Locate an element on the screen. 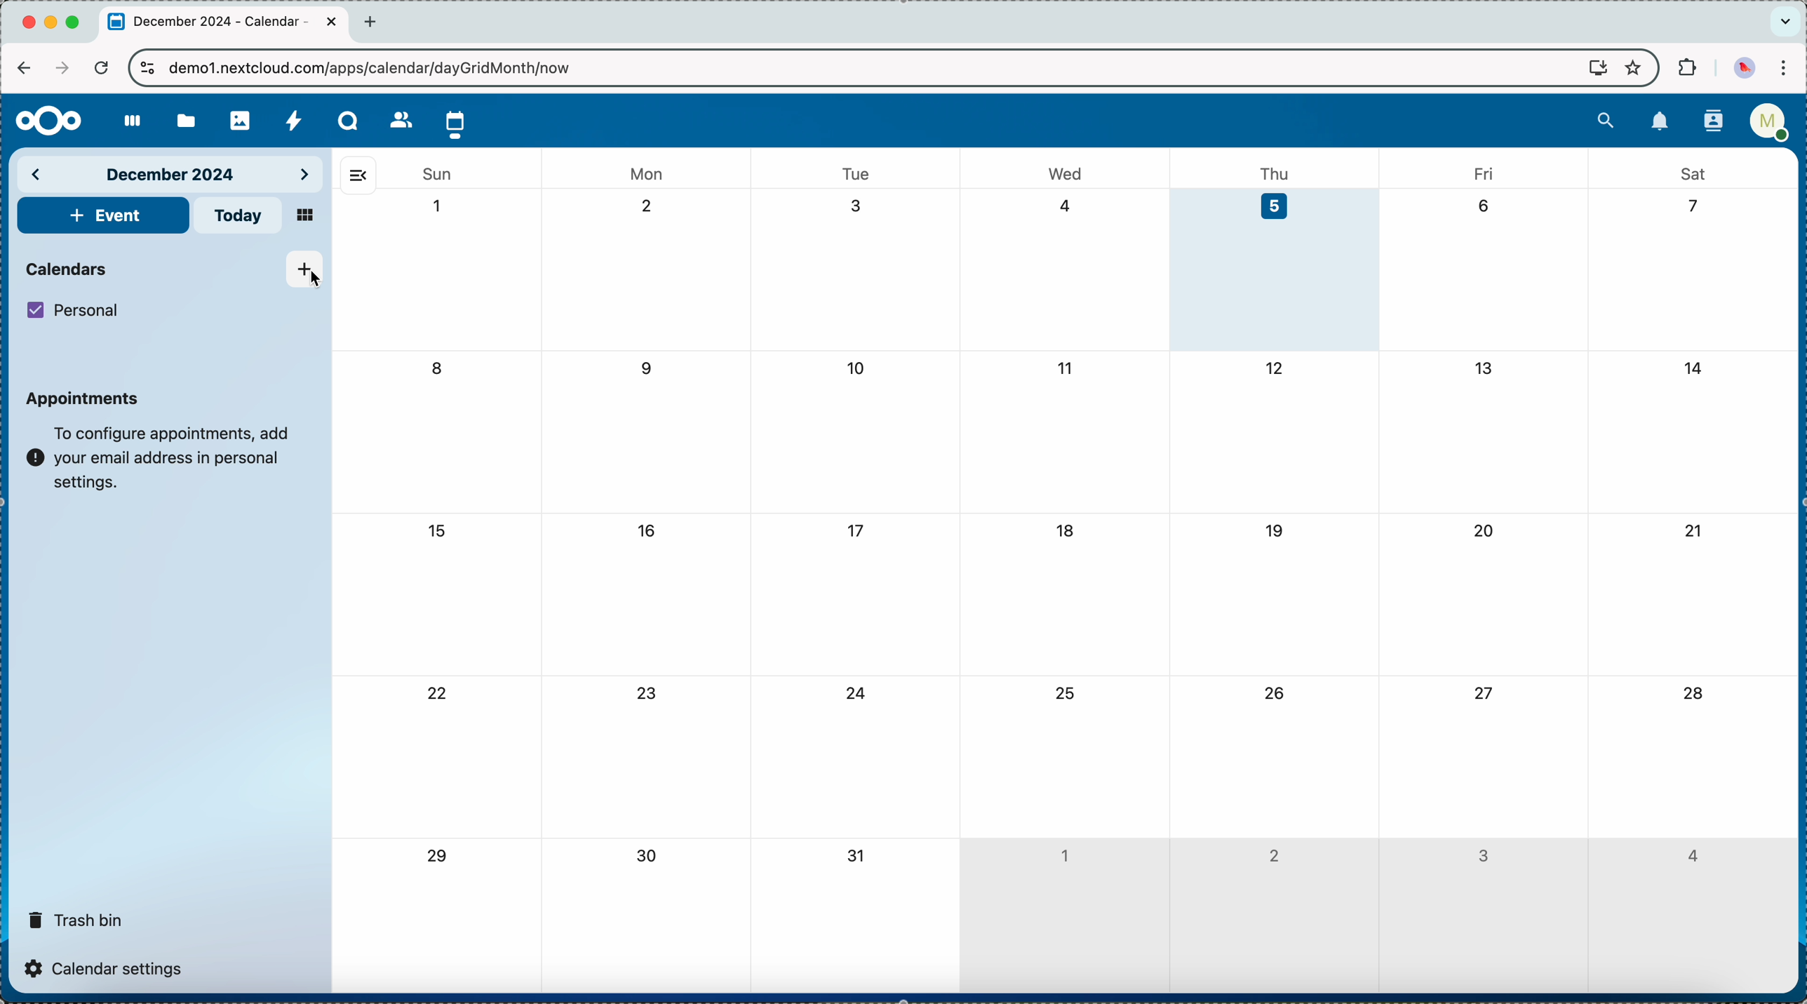 Image resolution: width=1807 pixels, height=1004 pixels. controls is located at coordinates (148, 69).